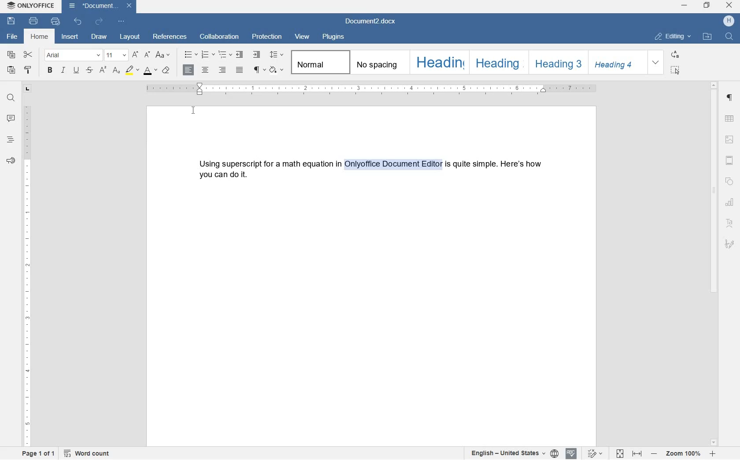  Describe the element at coordinates (731, 161) in the screenshot. I see `header & footer` at that location.